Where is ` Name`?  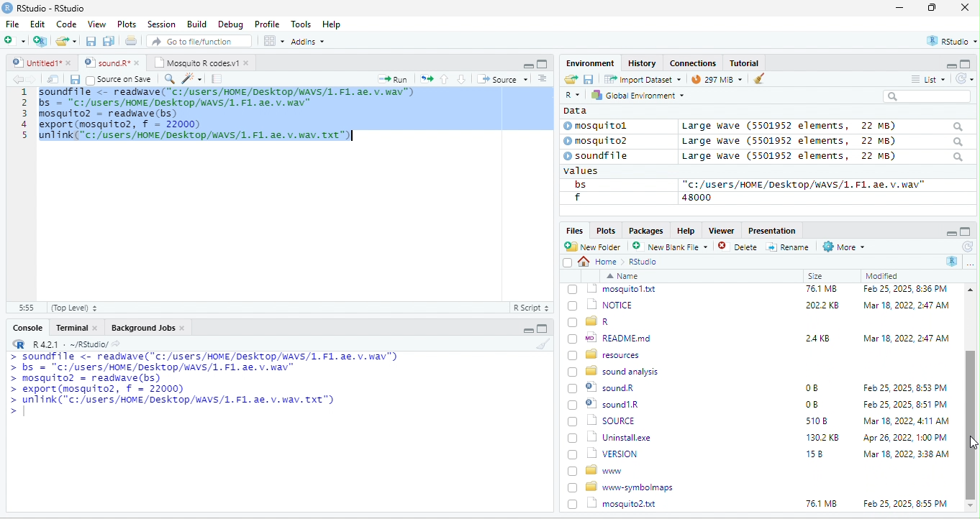  Name is located at coordinates (625, 277).